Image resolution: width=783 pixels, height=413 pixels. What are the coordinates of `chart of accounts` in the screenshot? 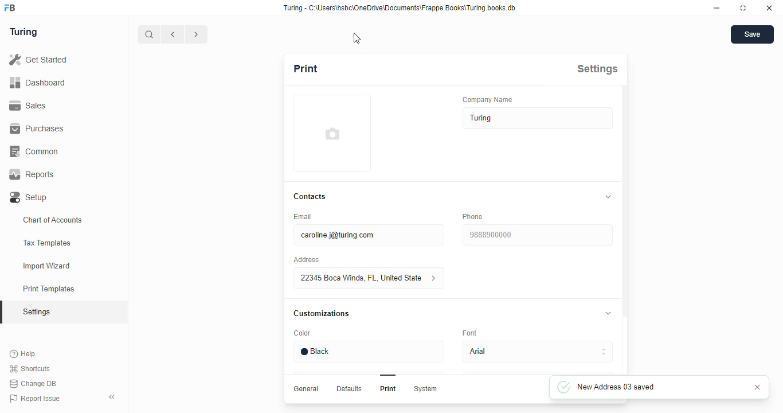 It's located at (53, 220).